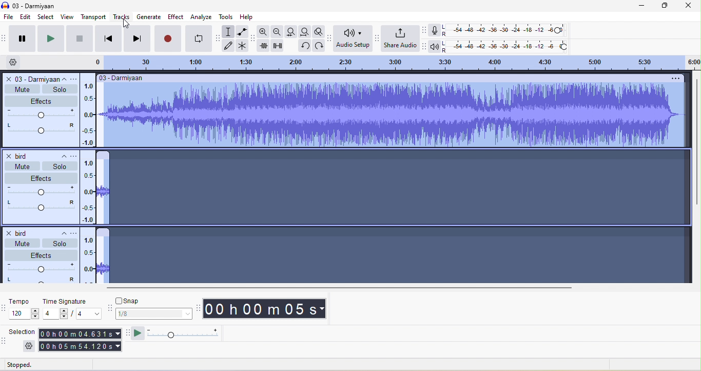  I want to click on solo, so click(60, 89).